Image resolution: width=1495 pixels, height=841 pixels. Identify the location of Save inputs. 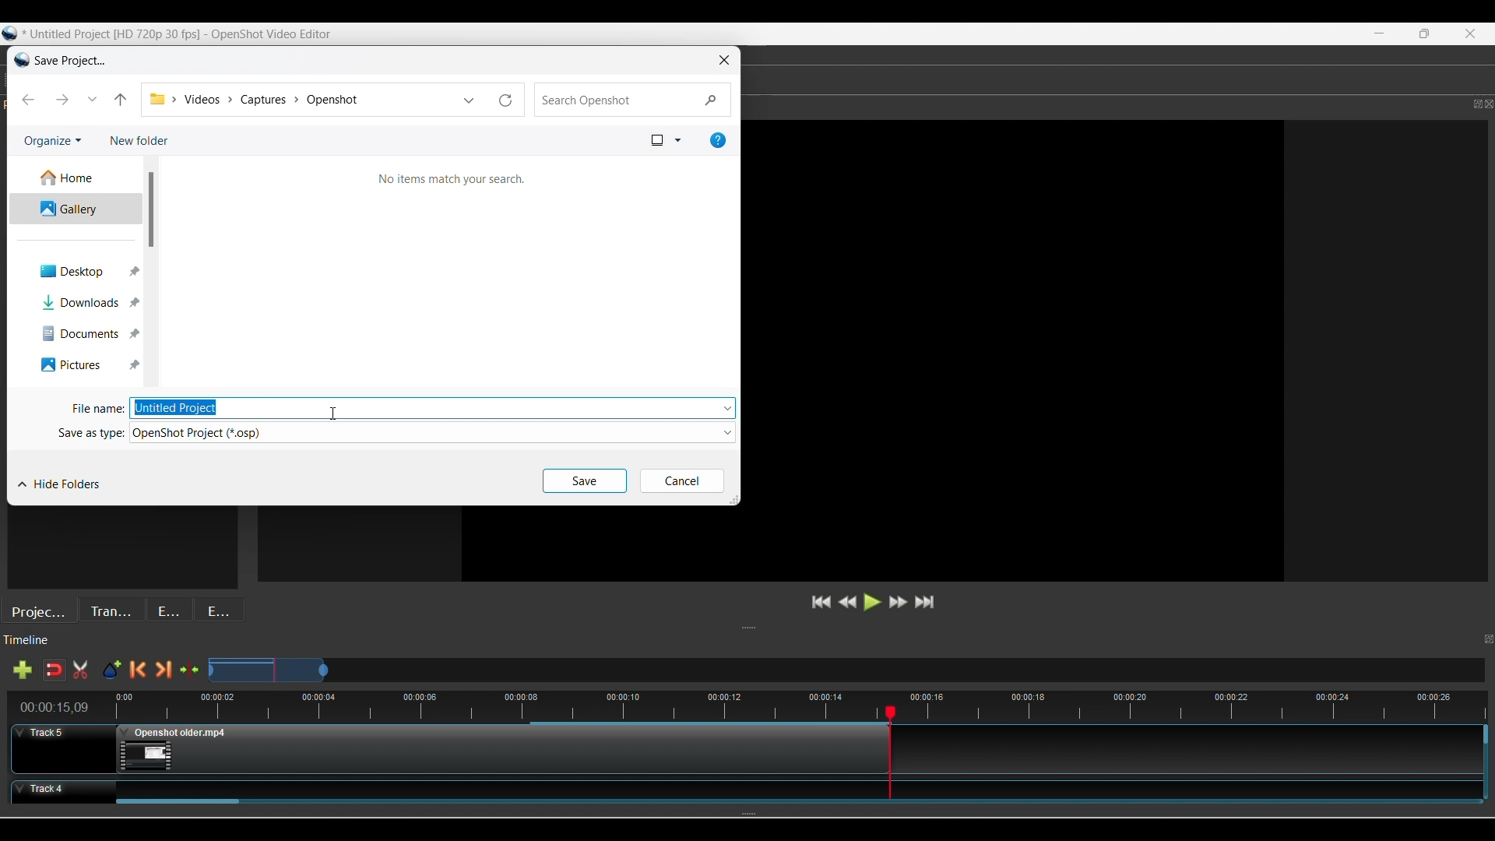
(584, 480).